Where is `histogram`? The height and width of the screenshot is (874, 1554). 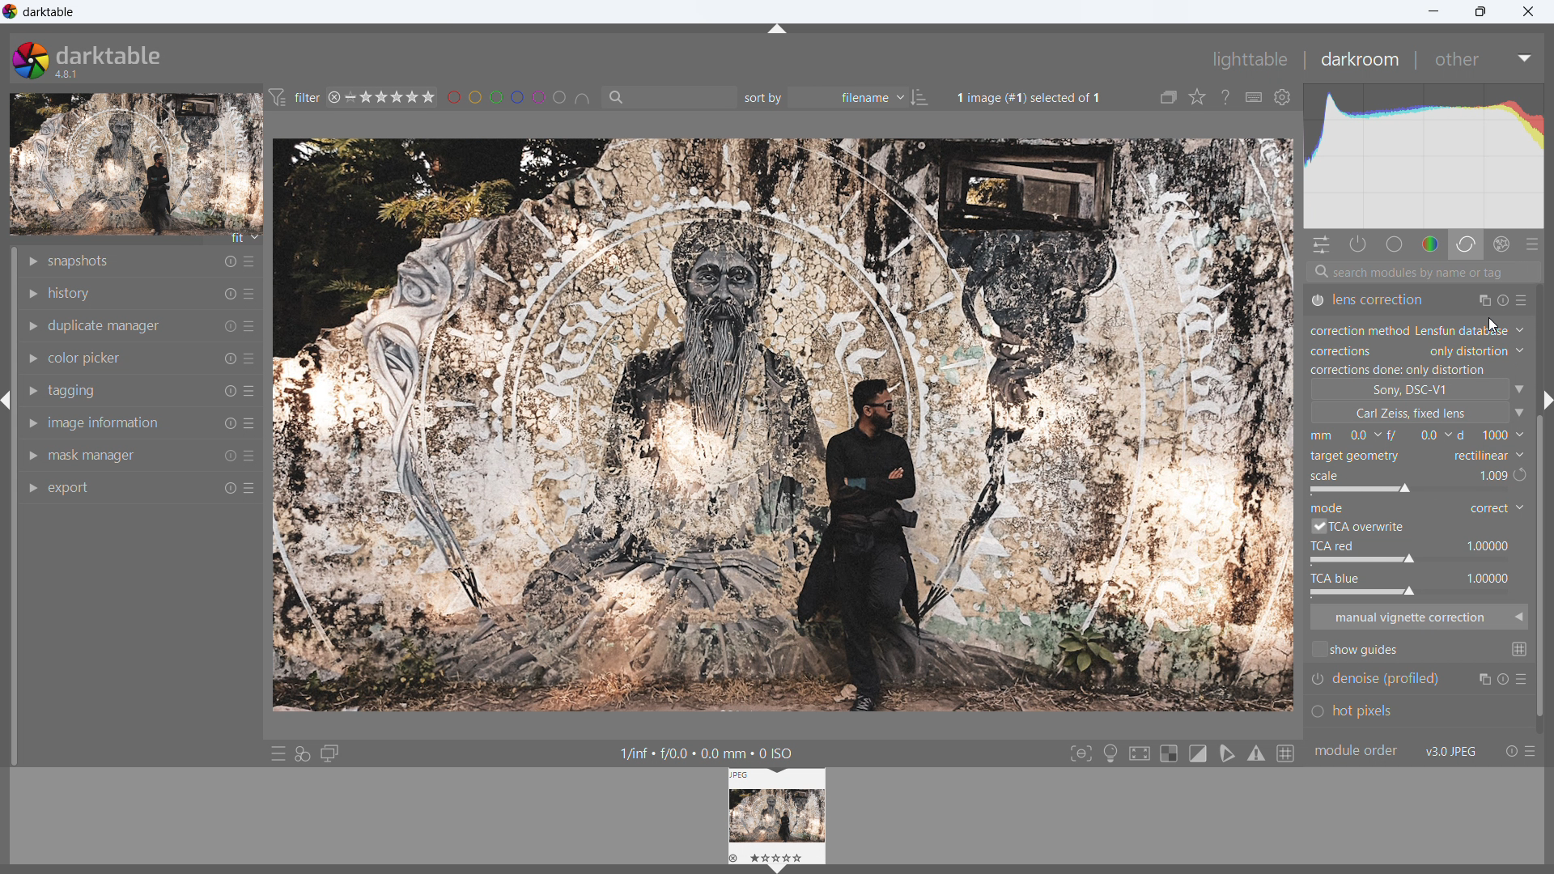 histogram is located at coordinates (1425, 155).